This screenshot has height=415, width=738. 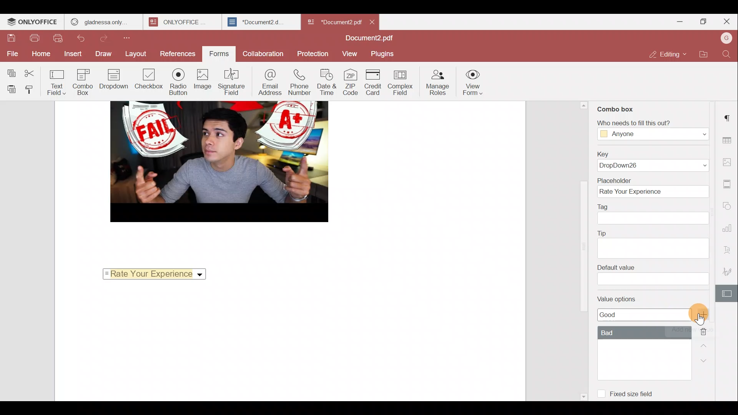 I want to click on Cut, so click(x=35, y=72).